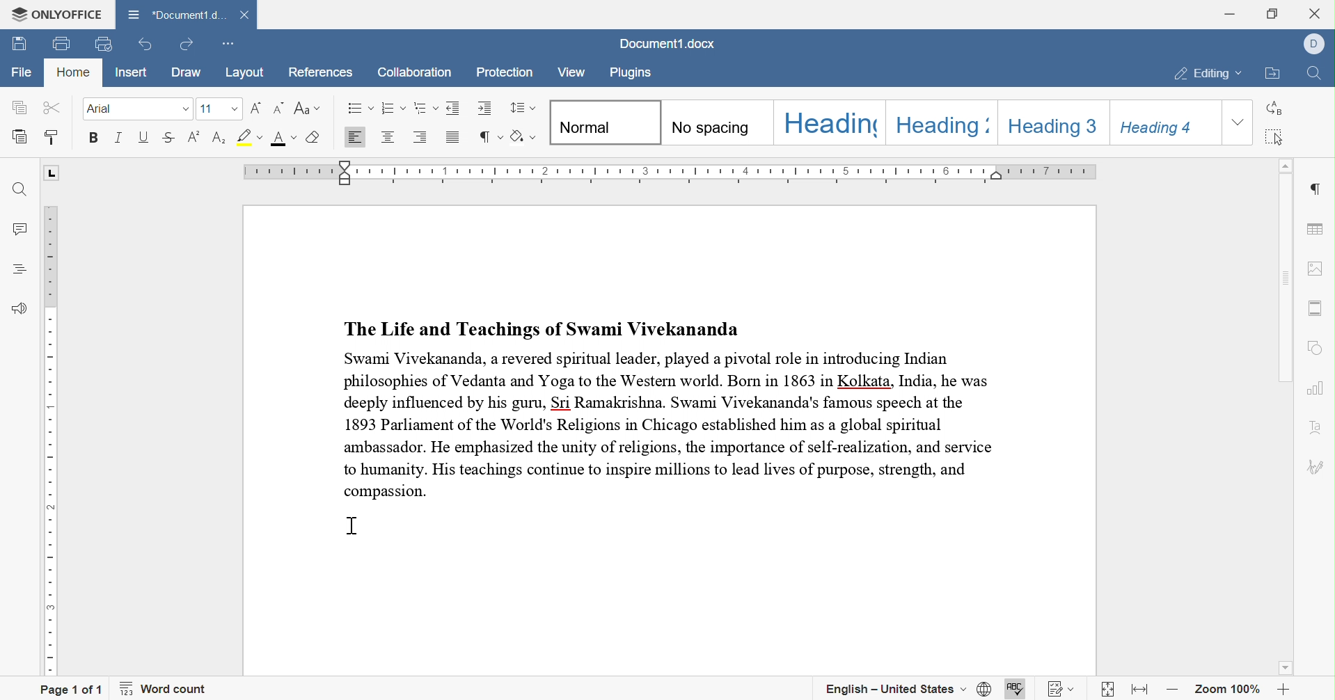 This screenshot has width=1335, height=700. I want to click on drop down, so click(185, 109).